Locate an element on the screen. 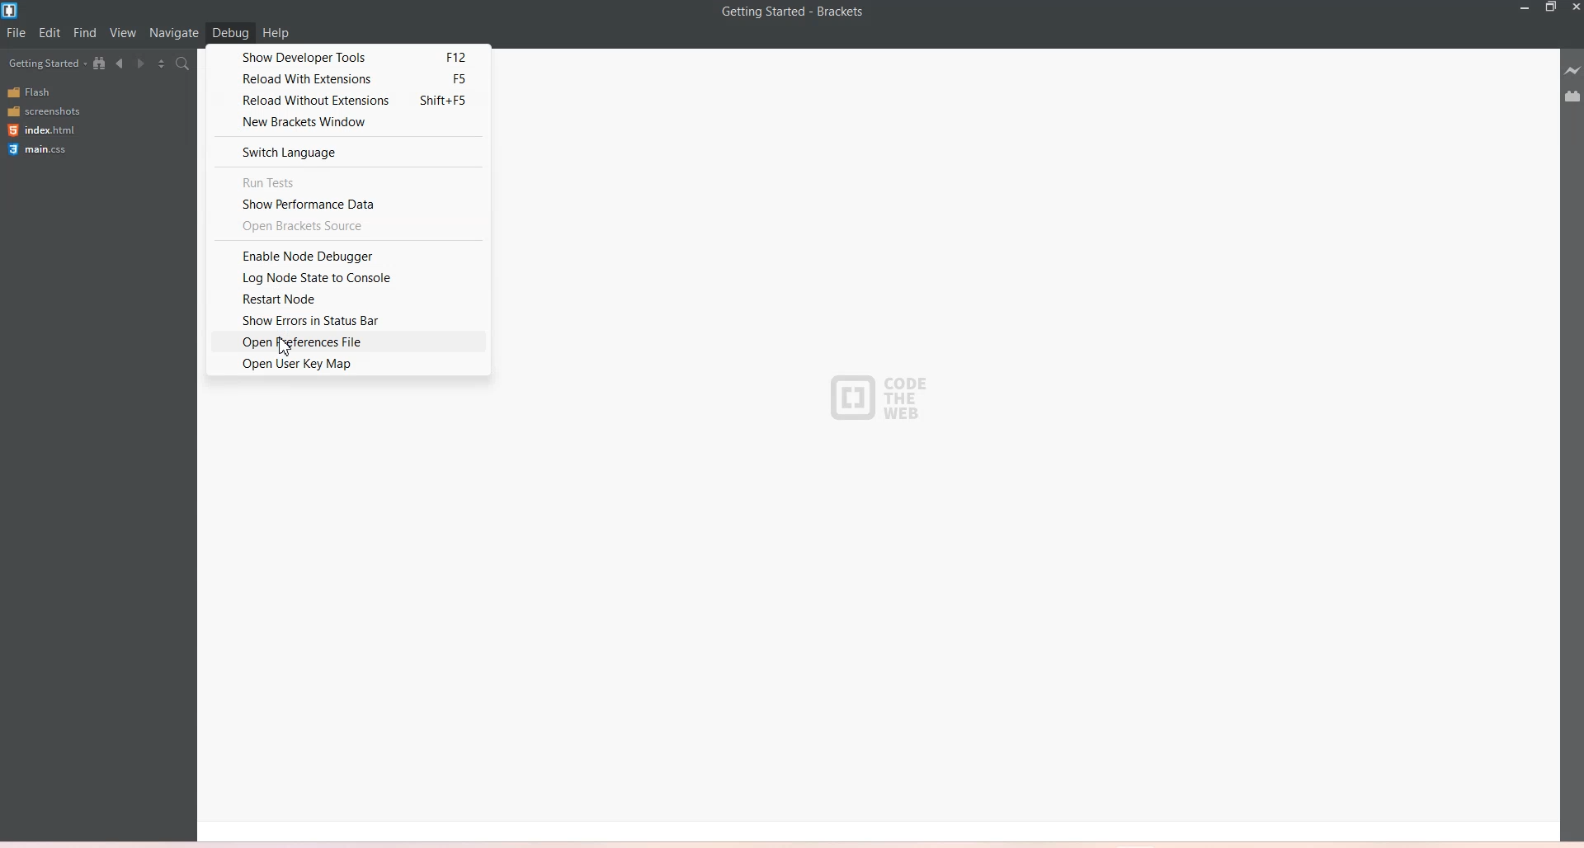  Reload without extensions is located at coordinates (348, 100).